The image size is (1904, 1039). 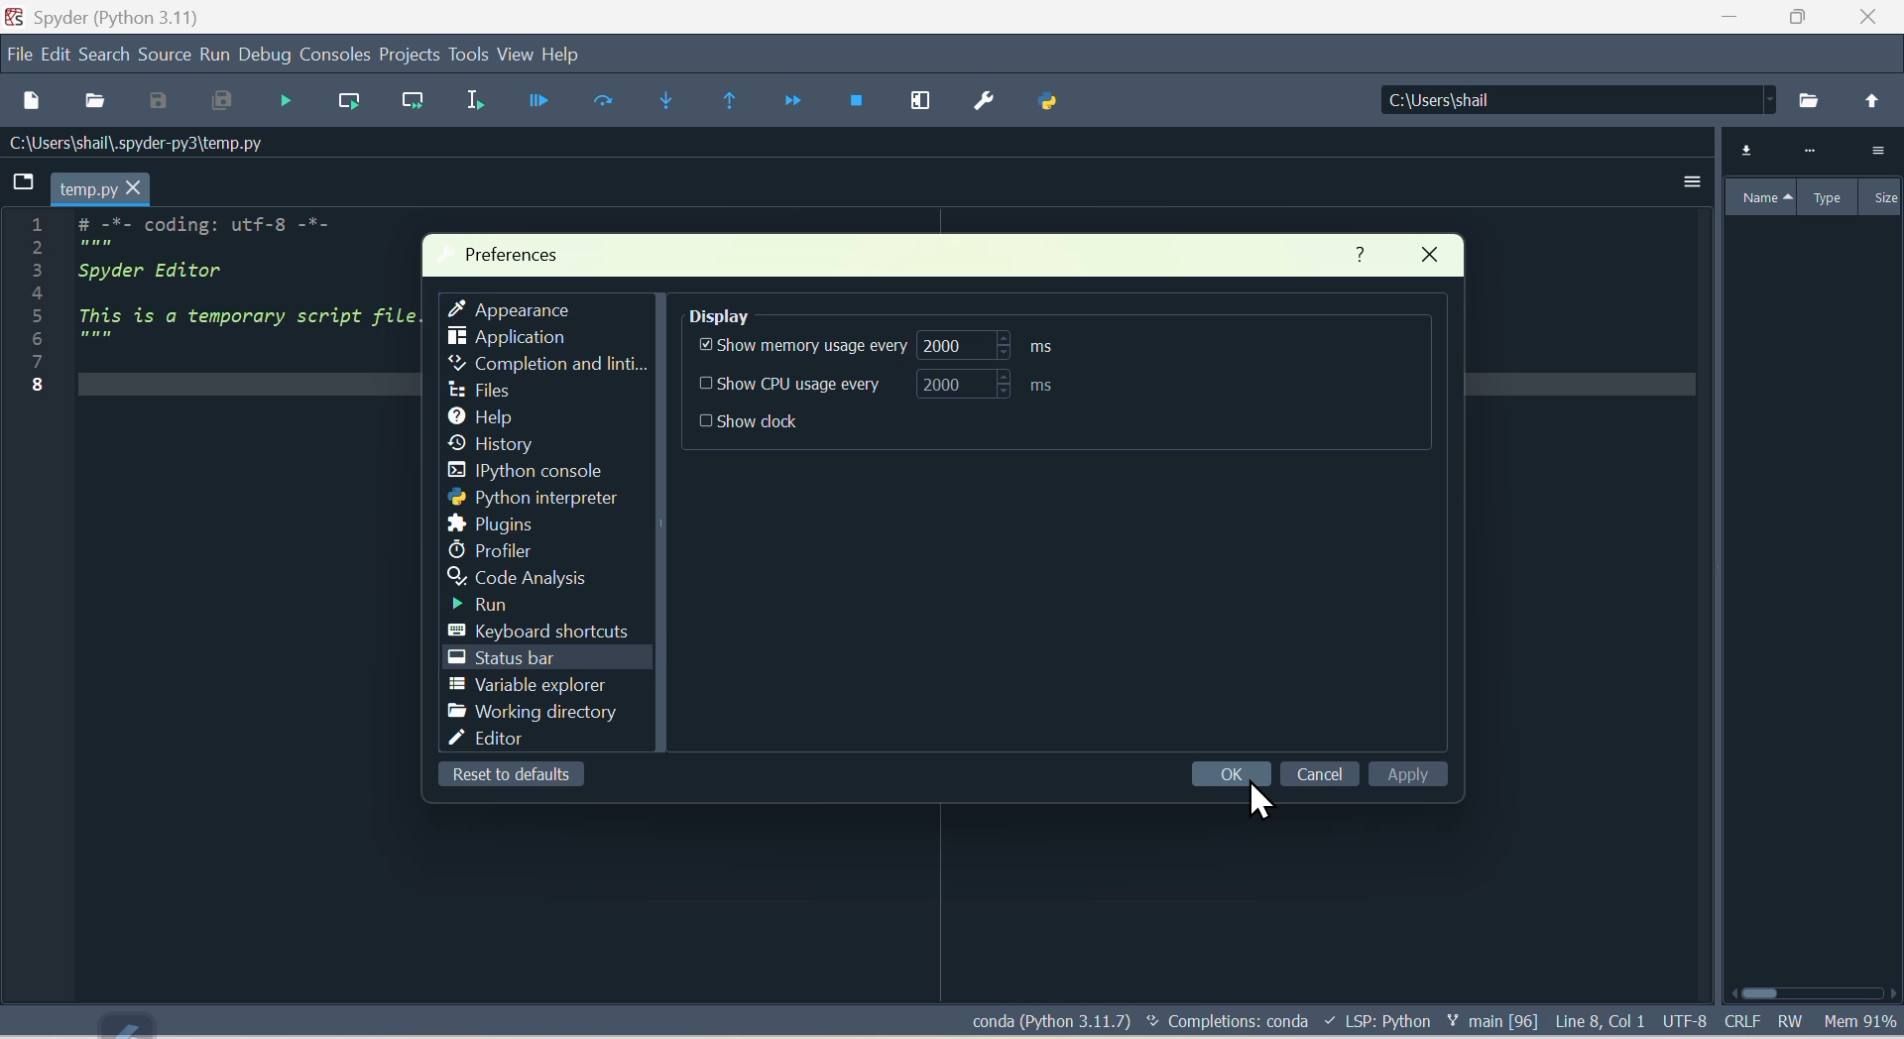 I want to click on Search from pc, so click(x=1811, y=100).